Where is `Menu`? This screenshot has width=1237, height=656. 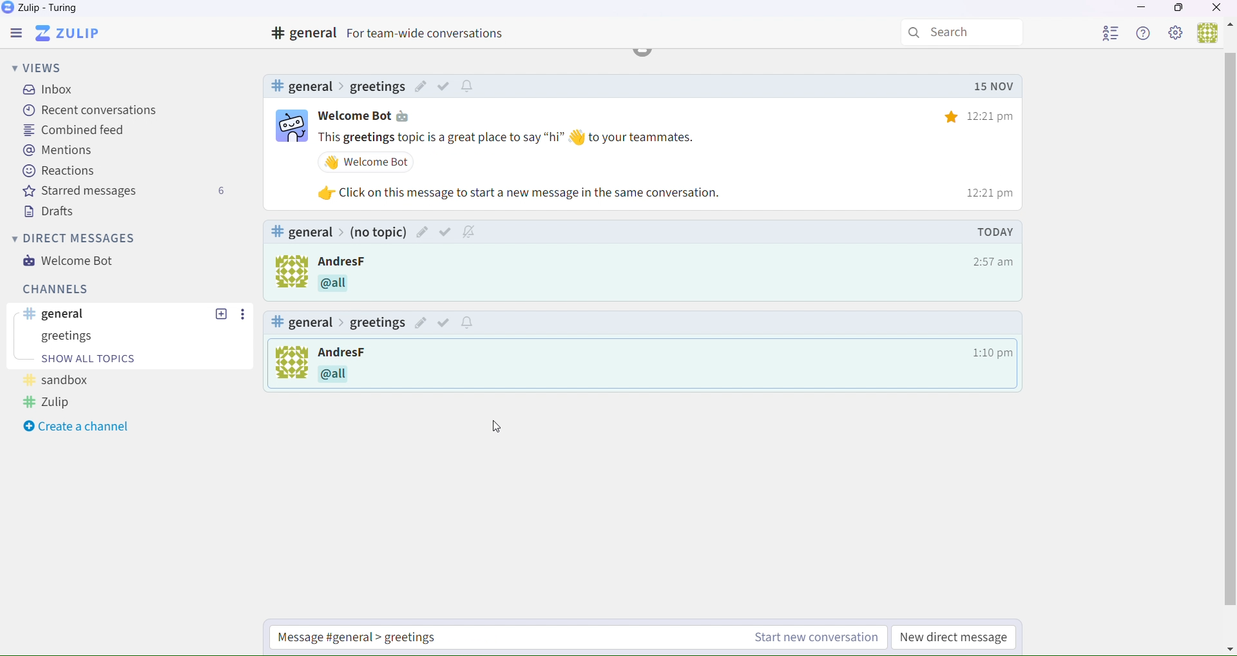
Menu is located at coordinates (19, 32).